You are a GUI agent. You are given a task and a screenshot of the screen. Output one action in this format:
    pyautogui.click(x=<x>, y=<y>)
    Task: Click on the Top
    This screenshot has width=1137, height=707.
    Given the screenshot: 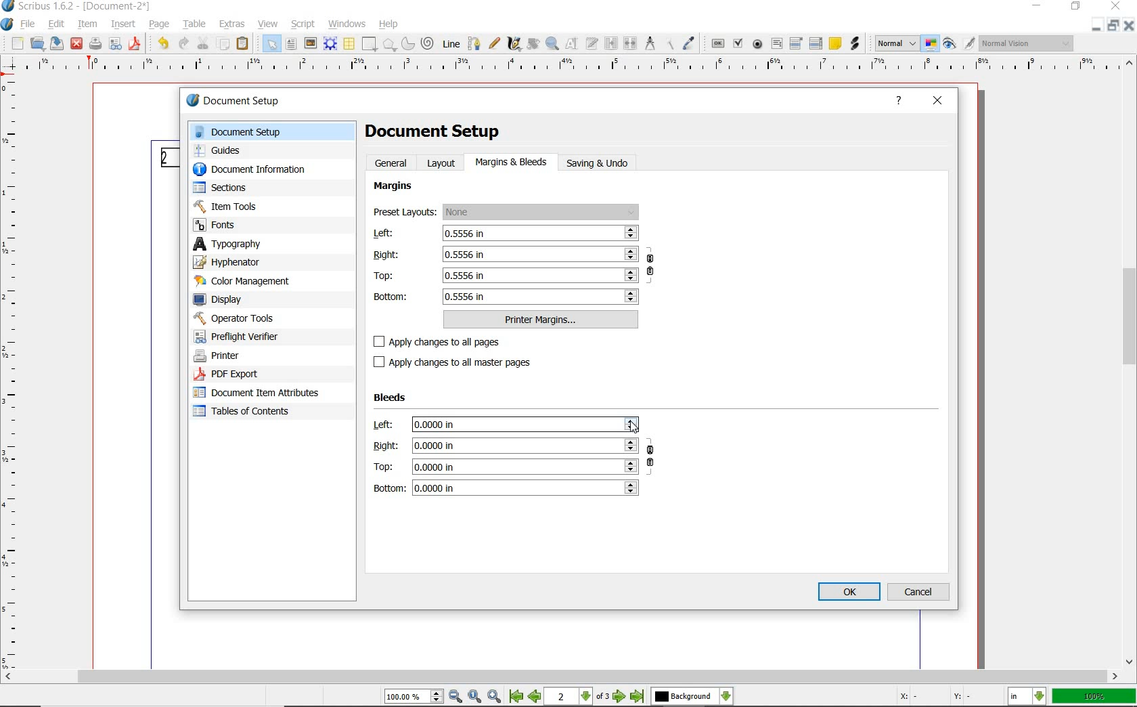 What is the action you would take?
    pyautogui.click(x=506, y=466)
    